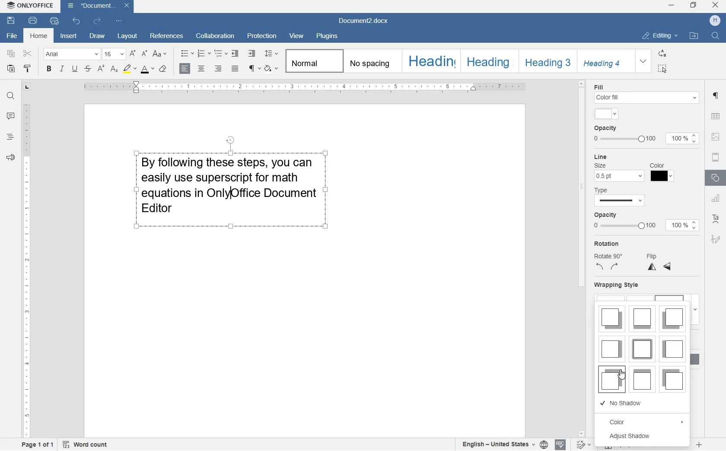 The height and width of the screenshot is (451, 726). What do you see at coordinates (607, 256) in the screenshot?
I see `rotation` at bounding box center [607, 256].